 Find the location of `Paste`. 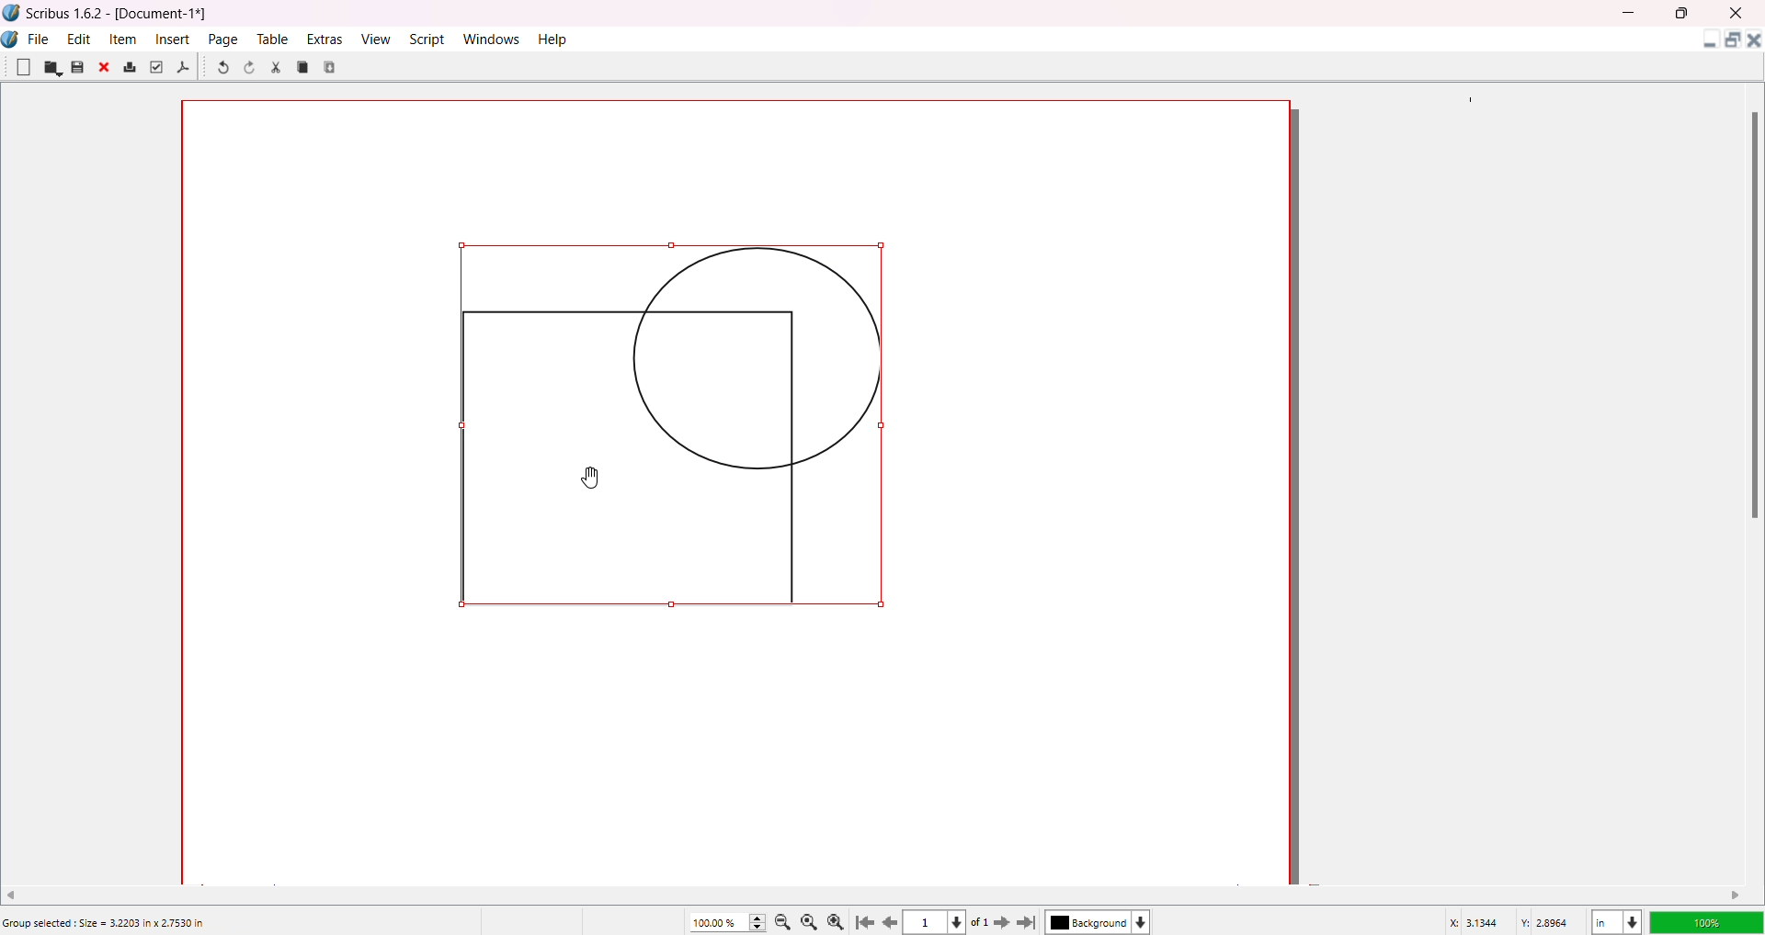

Paste is located at coordinates (332, 66).